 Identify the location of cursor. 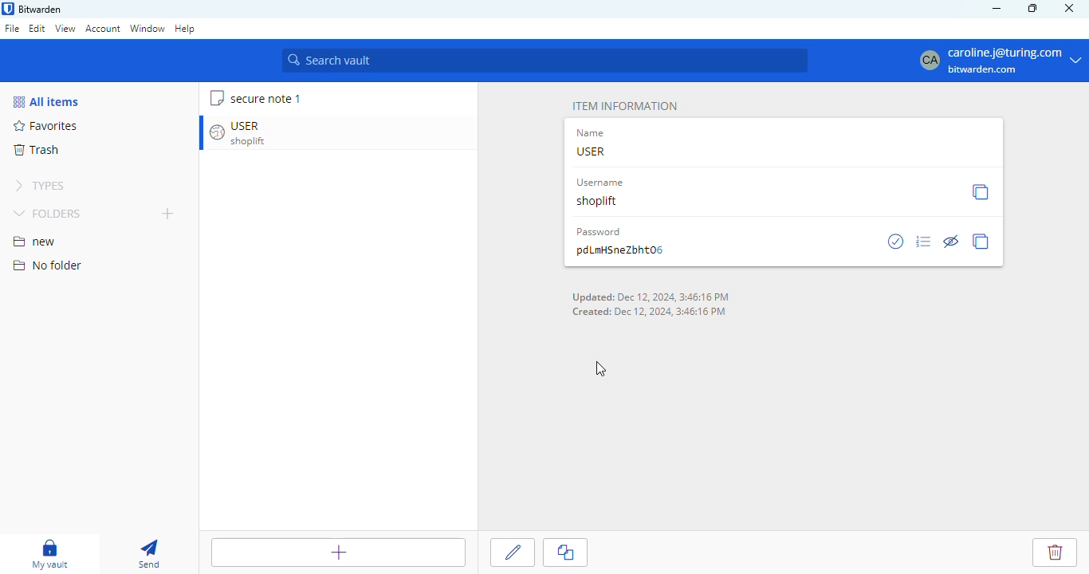
(596, 371).